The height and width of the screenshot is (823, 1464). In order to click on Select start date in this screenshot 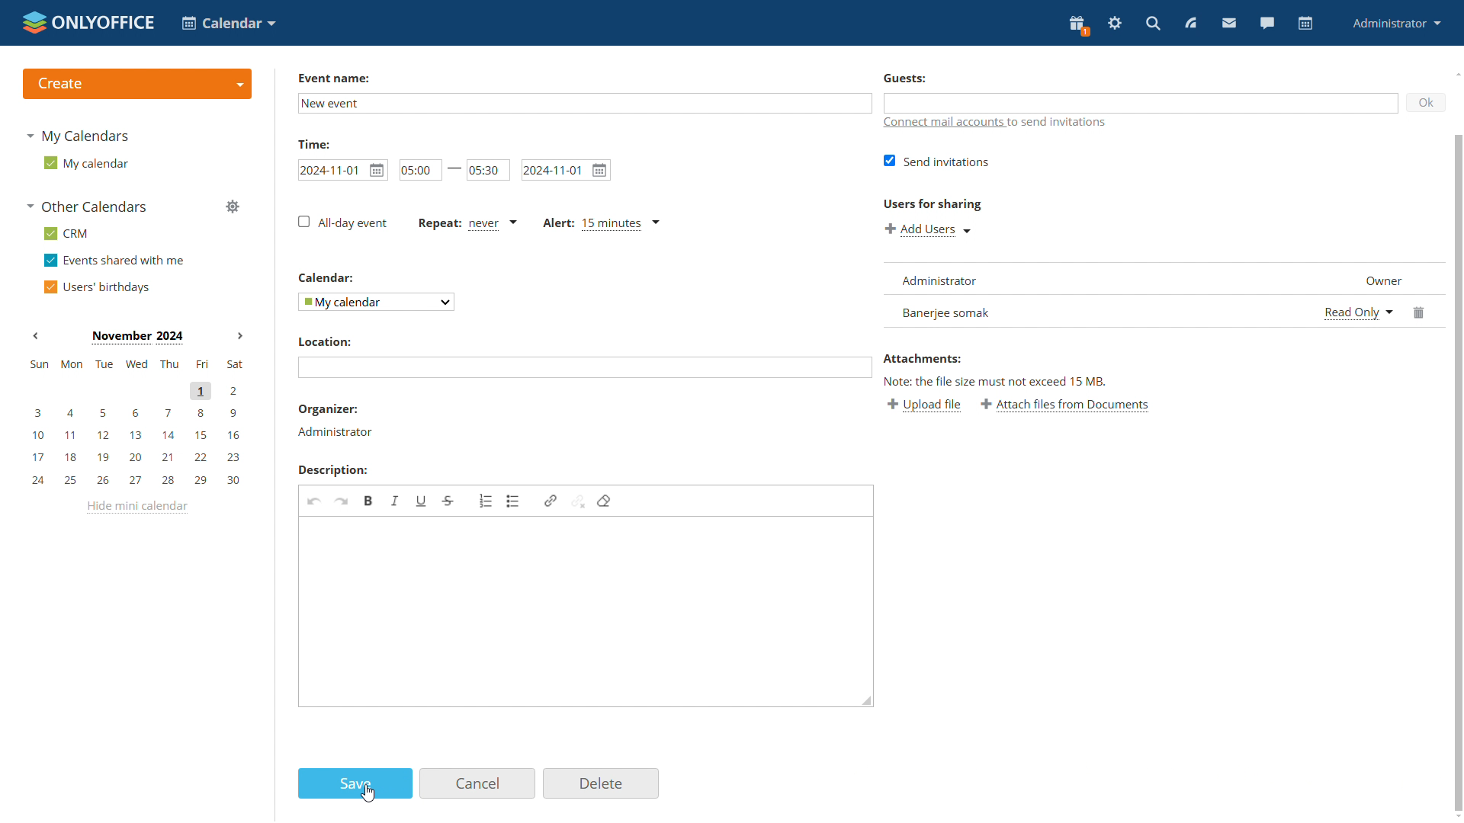, I will do `click(342, 169)`.